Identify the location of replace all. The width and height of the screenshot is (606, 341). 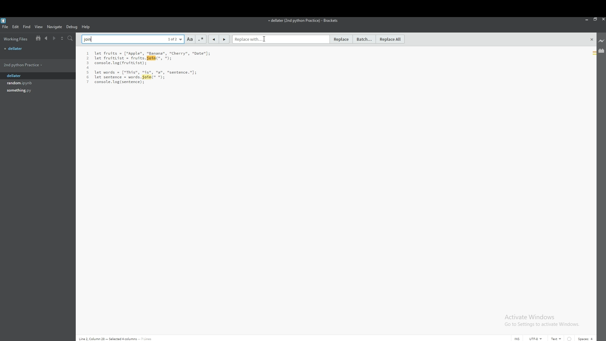
(391, 39).